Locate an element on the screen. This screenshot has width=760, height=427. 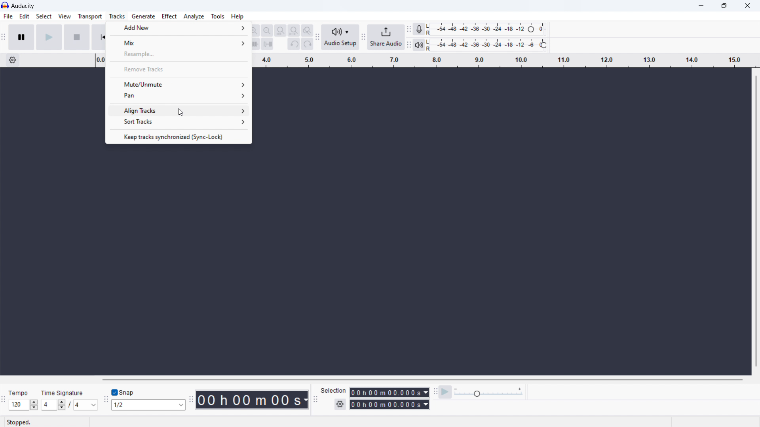
select snapping is located at coordinates (148, 405).